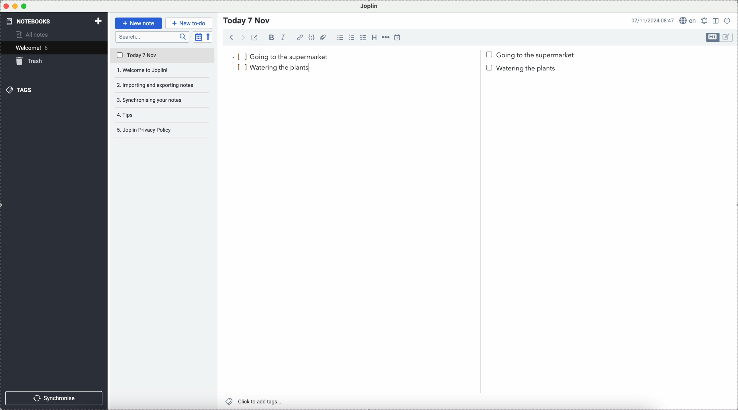 The width and height of the screenshot is (738, 410). Describe the element at coordinates (232, 37) in the screenshot. I see `back` at that location.